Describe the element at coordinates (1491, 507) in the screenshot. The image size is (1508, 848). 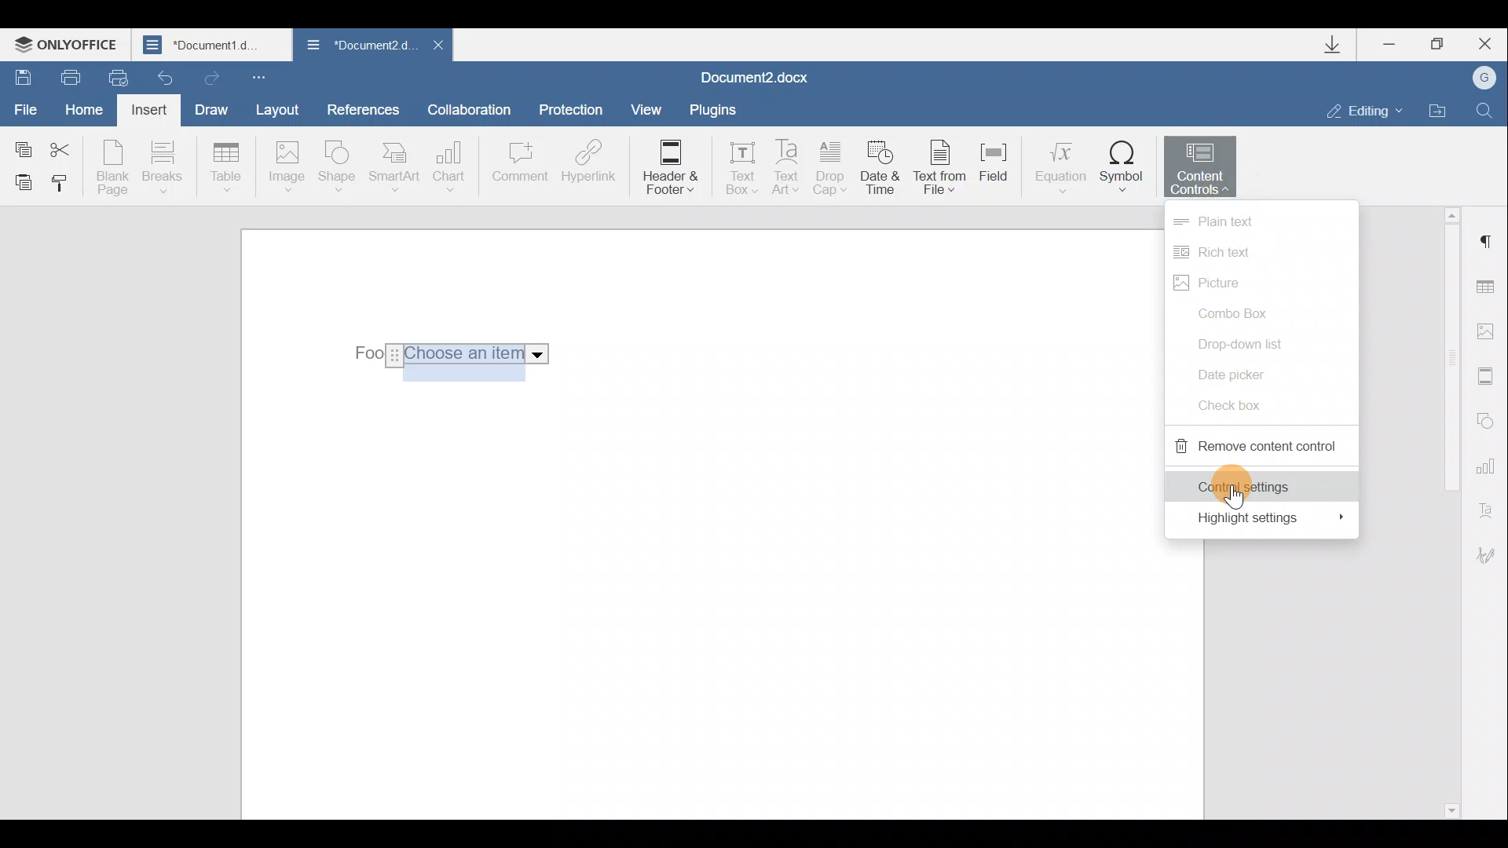
I see `Text Art settings` at that location.